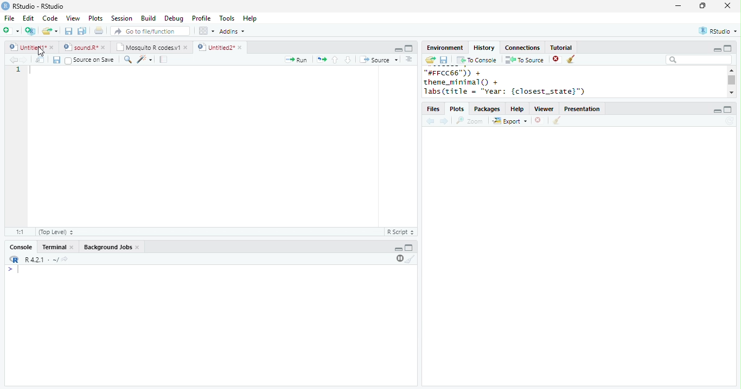 The width and height of the screenshot is (741, 389). I want to click on console, so click(20, 248).